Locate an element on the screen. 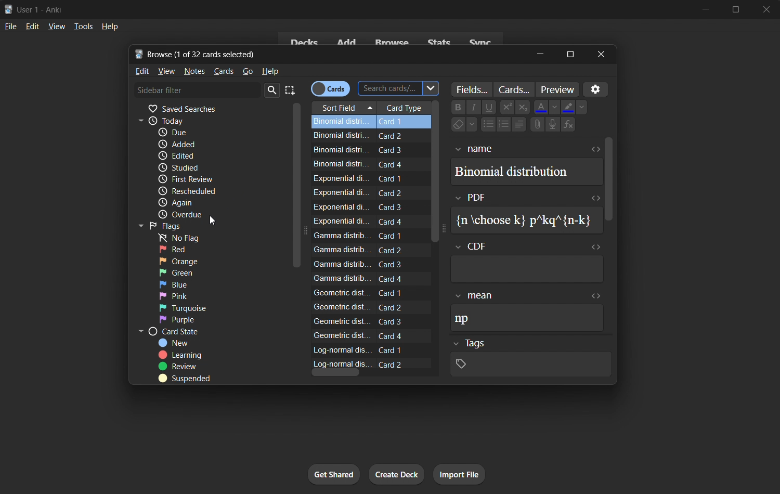  import file is located at coordinates (462, 473).